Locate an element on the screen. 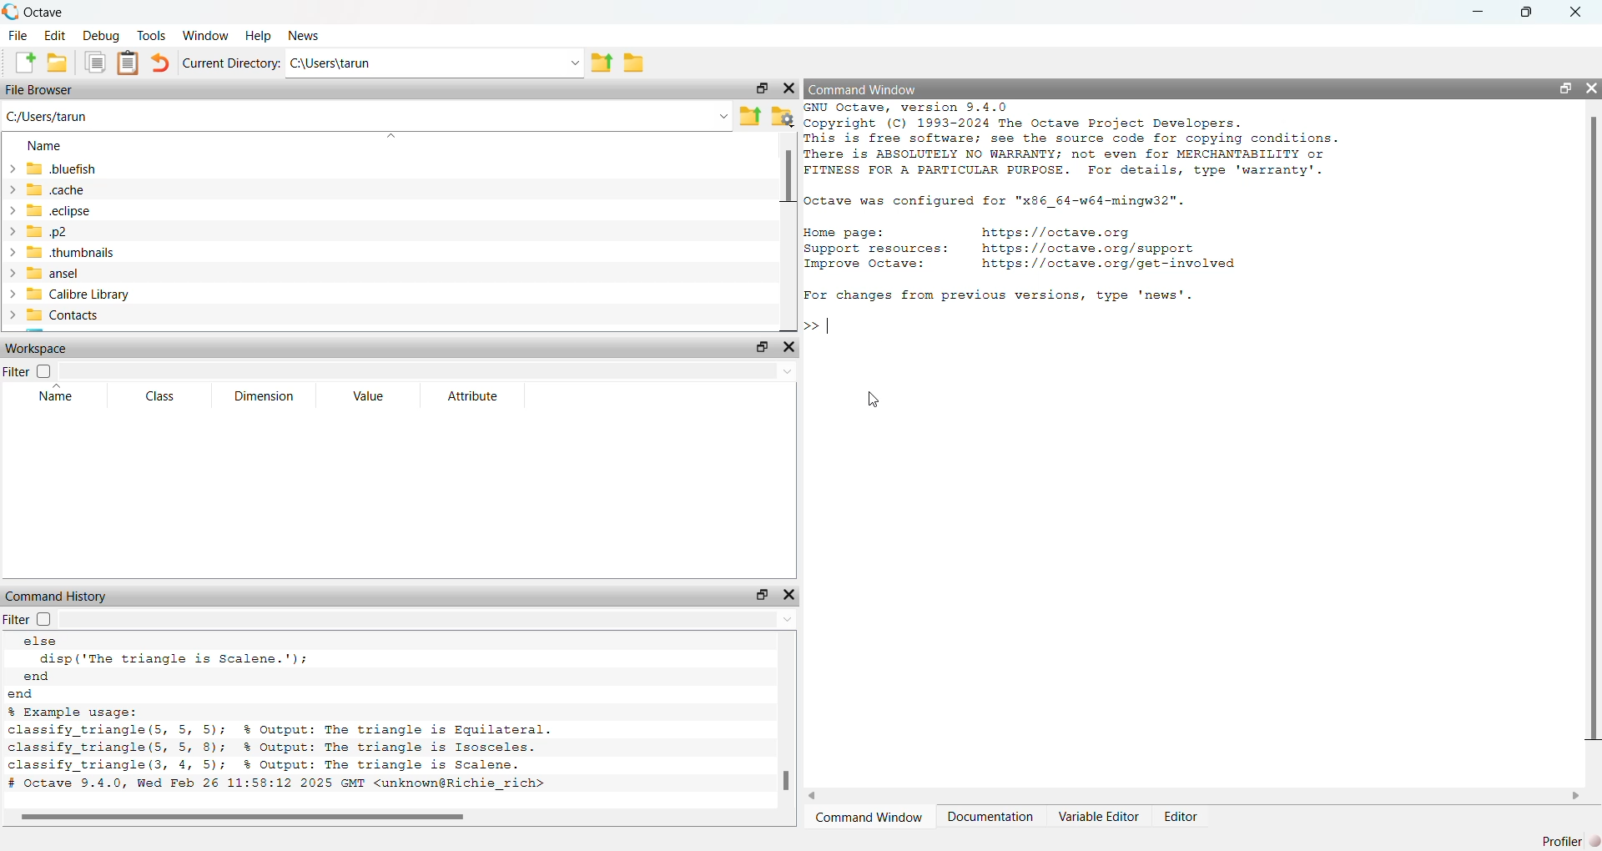 Image resolution: width=1602 pixels, height=851 pixels. hide widget is located at coordinates (789, 347).